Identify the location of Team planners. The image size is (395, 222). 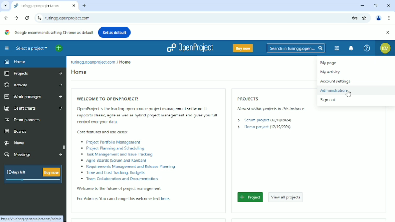
(22, 119).